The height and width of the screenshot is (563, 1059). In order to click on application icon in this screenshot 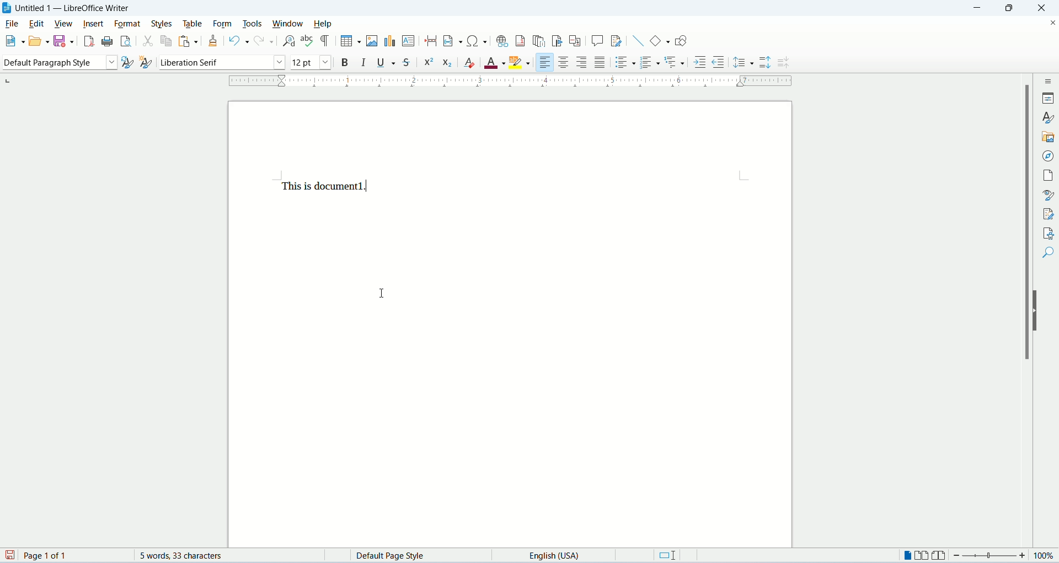, I will do `click(7, 8)`.